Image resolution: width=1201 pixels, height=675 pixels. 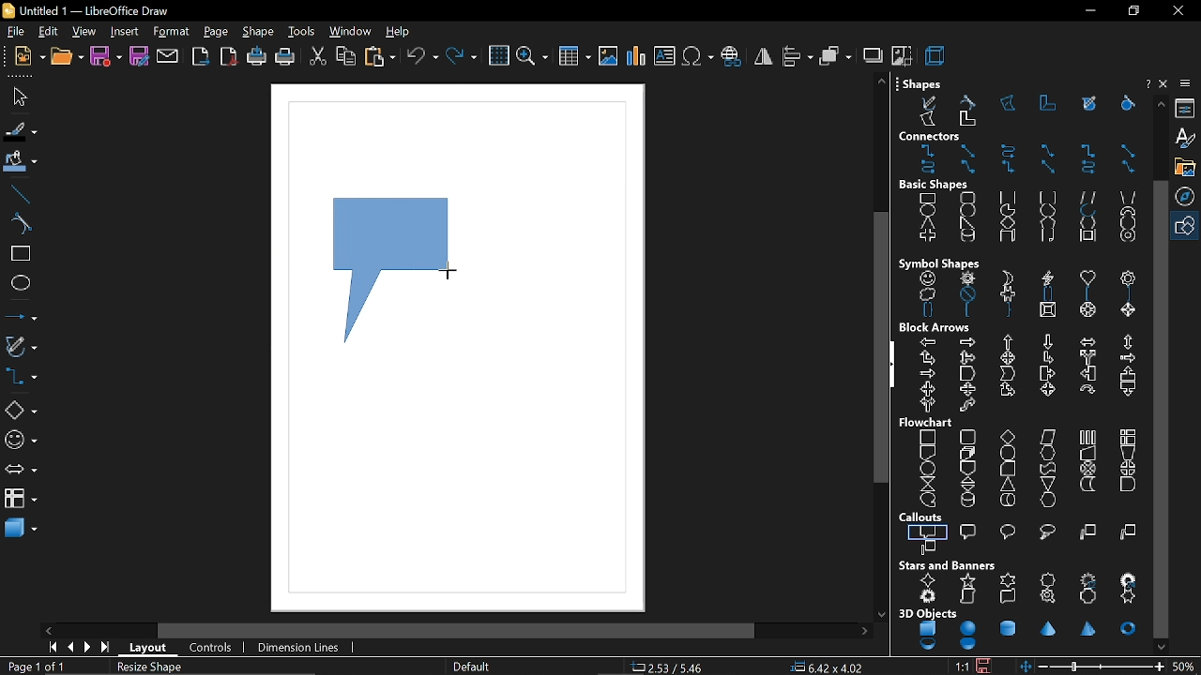 What do you see at coordinates (1049, 103) in the screenshot?
I see `polygon 45` at bounding box center [1049, 103].